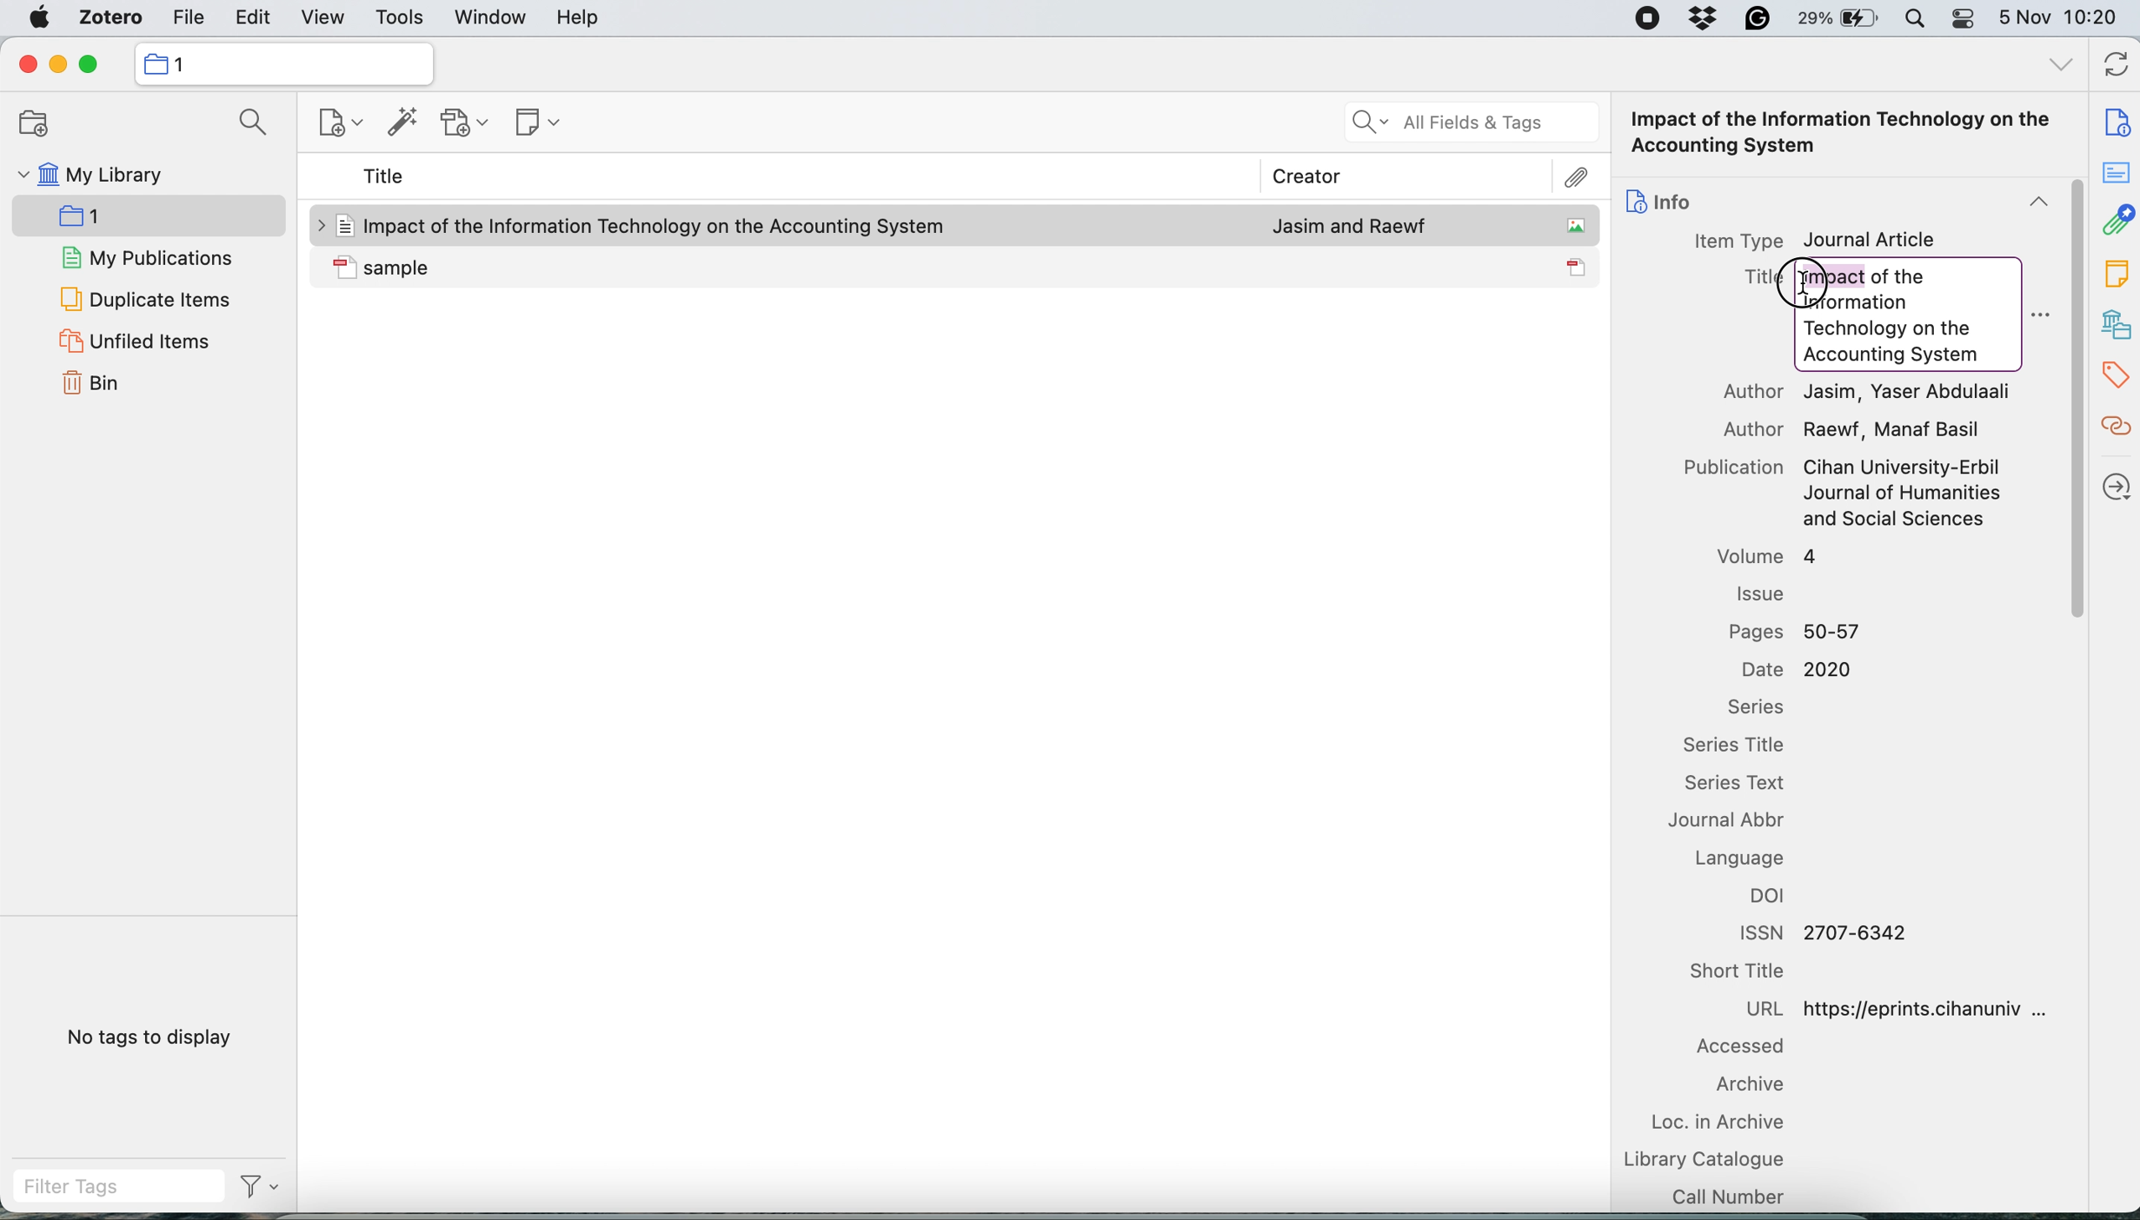 This screenshot has width=2140, height=1220. Describe the element at coordinates (2059, 18) in the screenshot. I see `5 Nov 10:20` at that location.